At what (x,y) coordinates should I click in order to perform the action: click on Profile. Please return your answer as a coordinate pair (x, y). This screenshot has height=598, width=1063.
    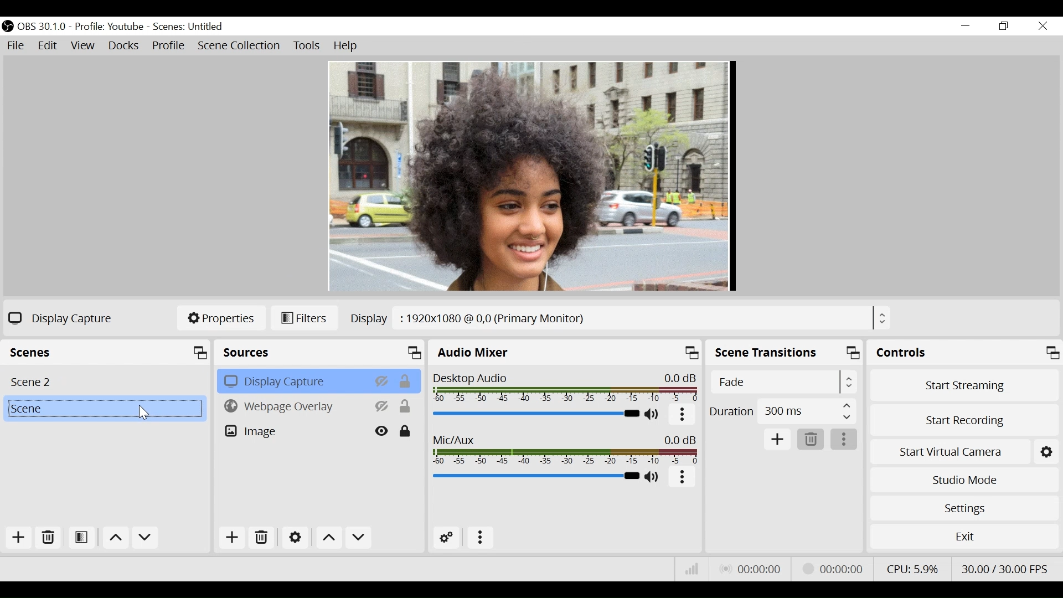
    Looking at the image, I should click on (168, 47).